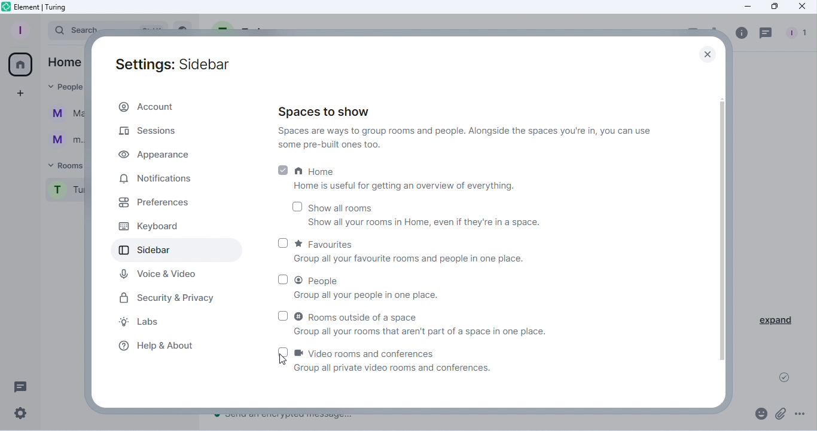  Describe the element at coordinates (18, 94) in the screenshot. I see `Create a space` at that location.